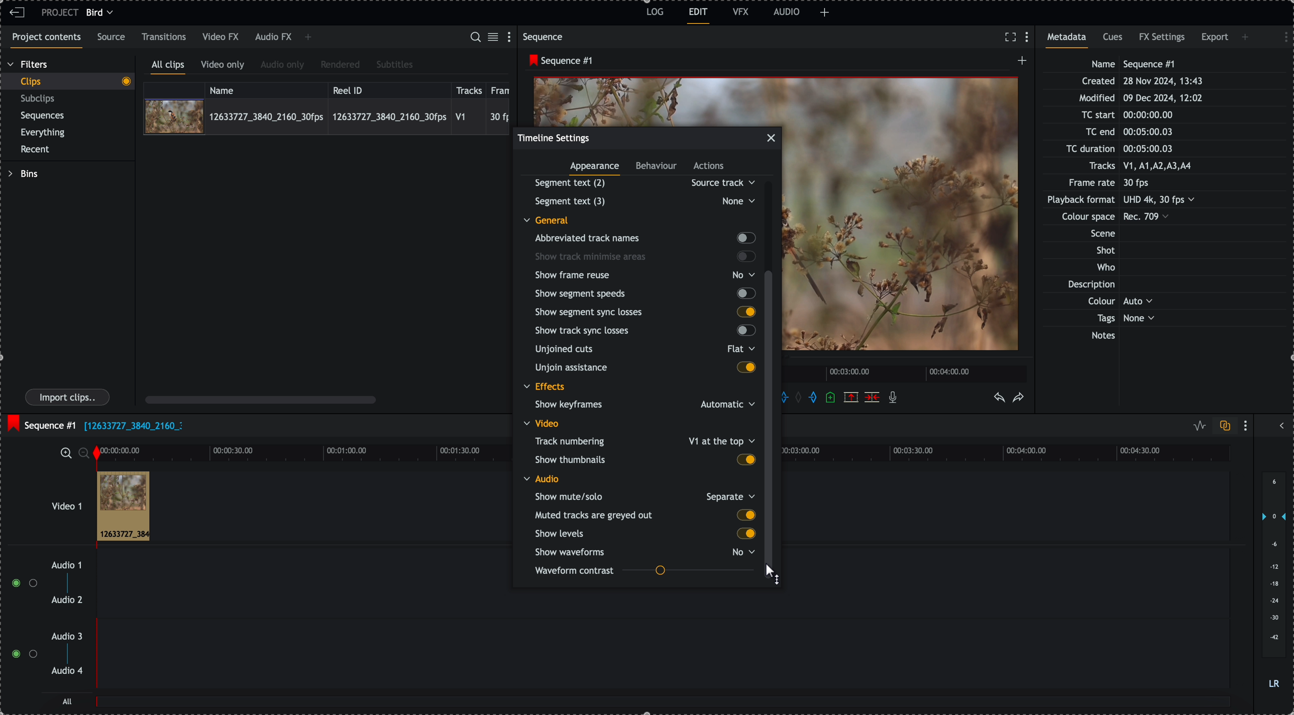  Describe the element at coordinates (644, 293) in the screenshot. I see `show segment speeds` at that location.